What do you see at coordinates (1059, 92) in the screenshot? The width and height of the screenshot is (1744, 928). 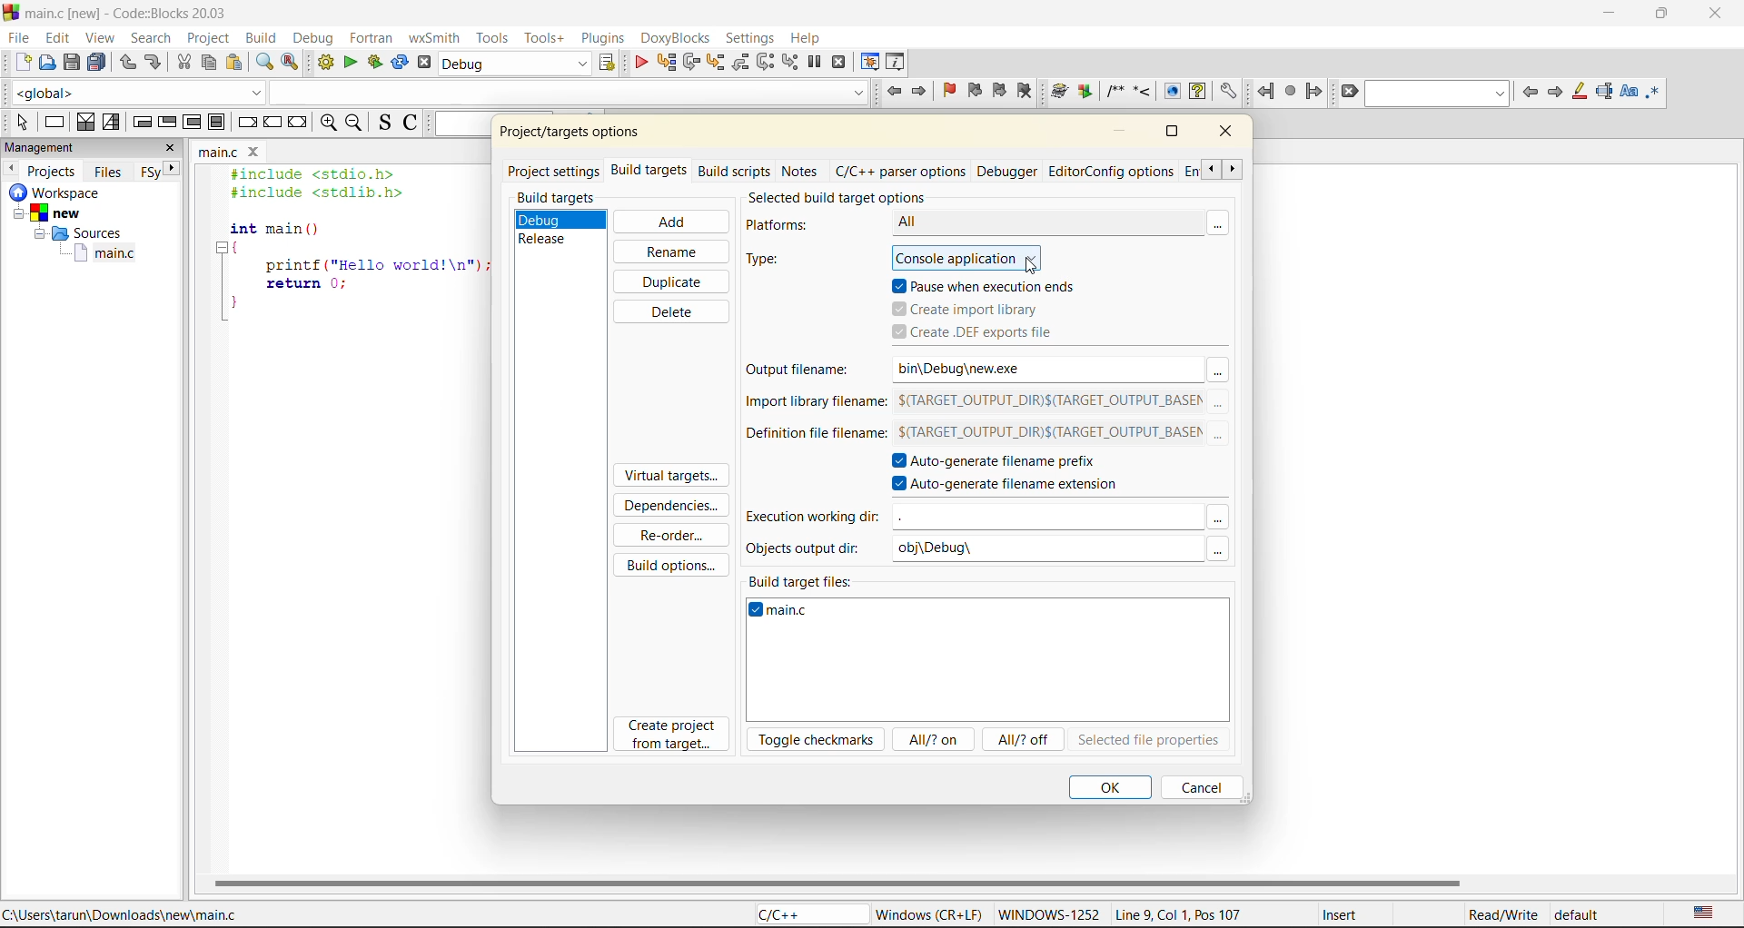 I see `Run doxywizard` at bounding box center [1059, 92].